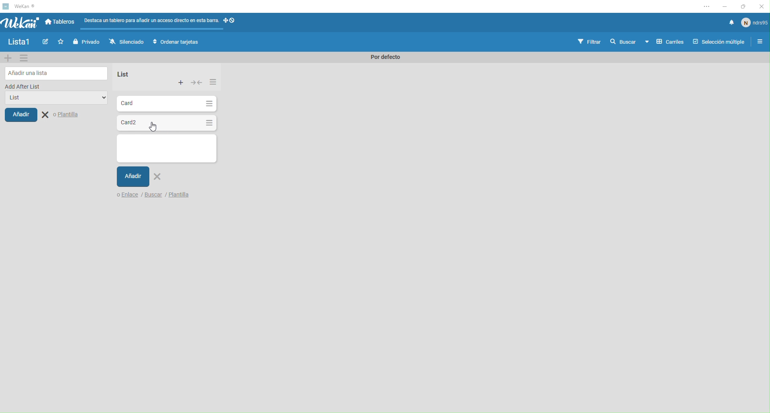 The width and height of the screenshot is (770, 413). I want to click on WeKan, so click(28, 6).